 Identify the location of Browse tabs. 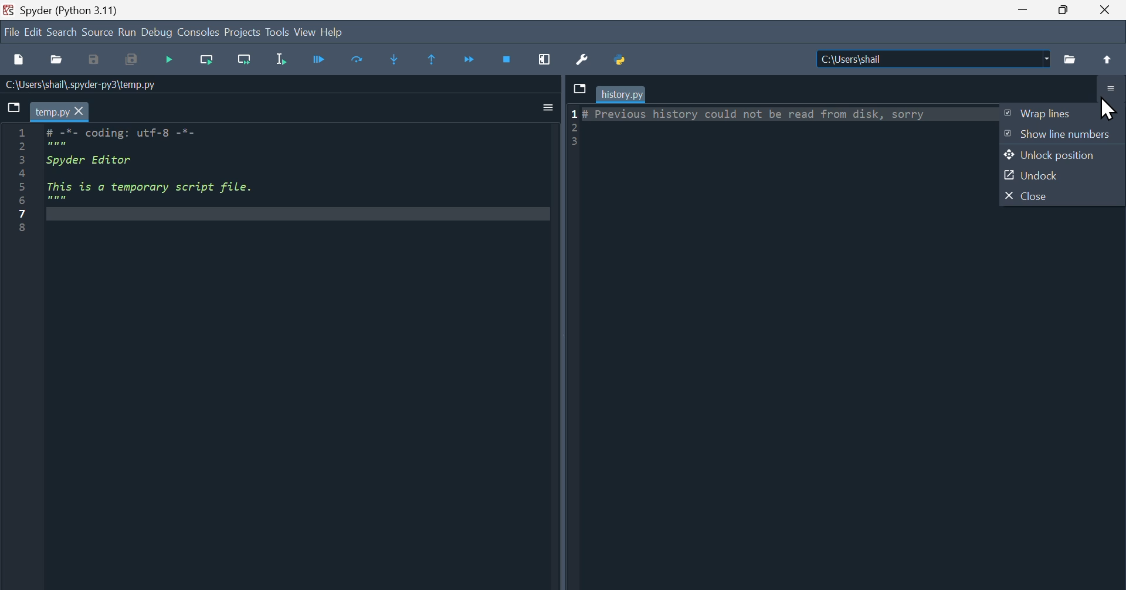
(14, 109).